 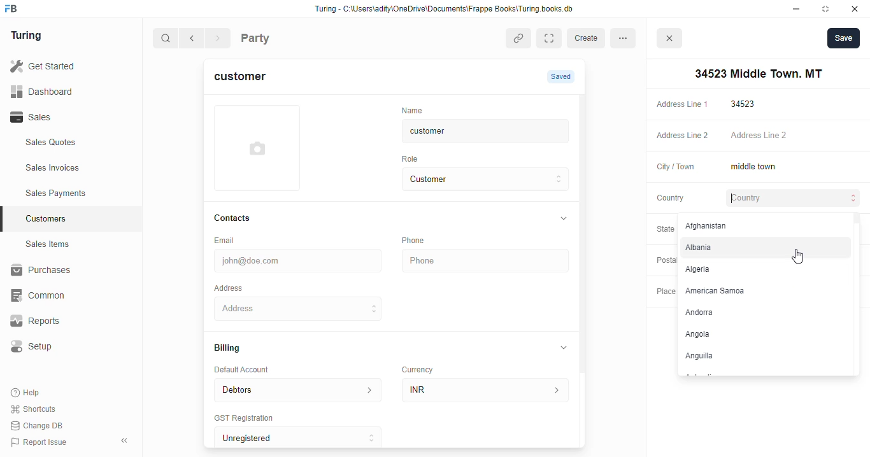 I want to click on Address Line 2, so click(x=795, y=136).